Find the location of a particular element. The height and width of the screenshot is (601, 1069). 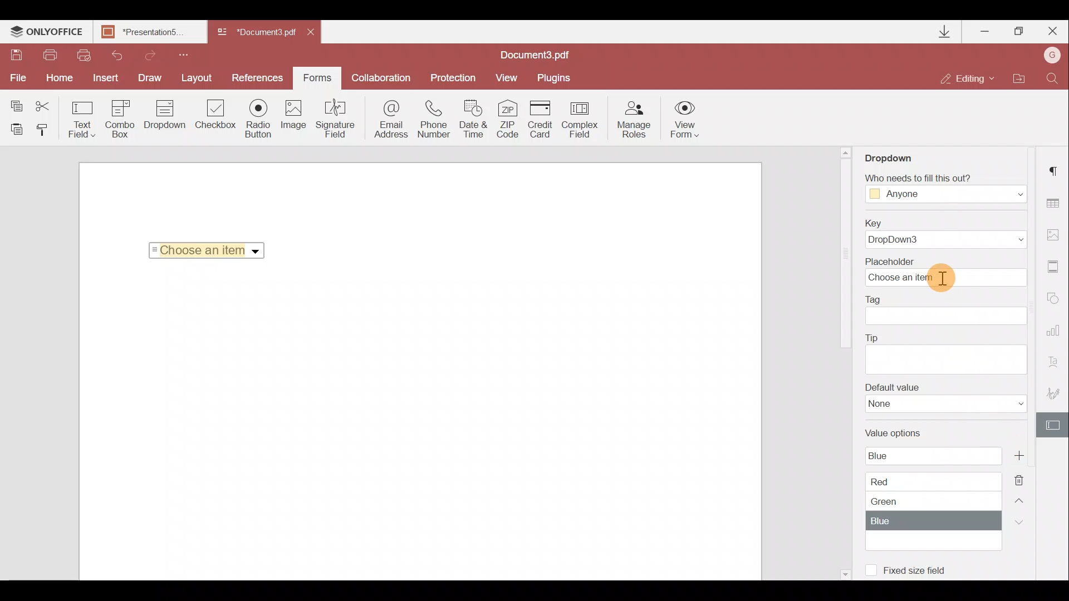

Undo is located at coordinates (116, 56).